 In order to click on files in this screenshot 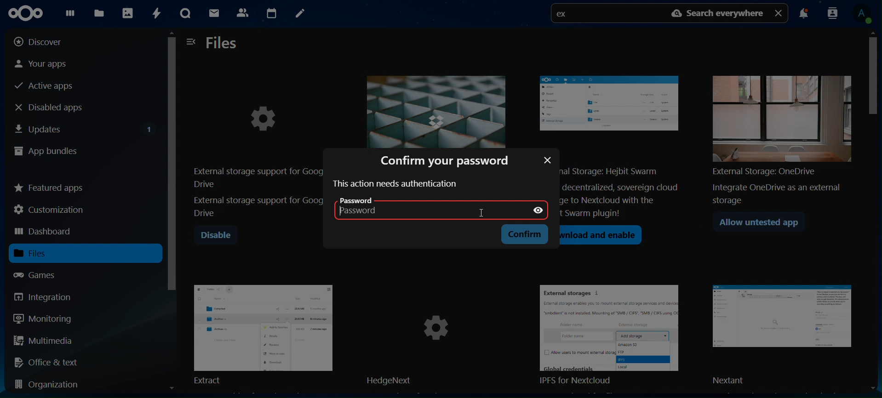, I will do `click(223, 44)`.